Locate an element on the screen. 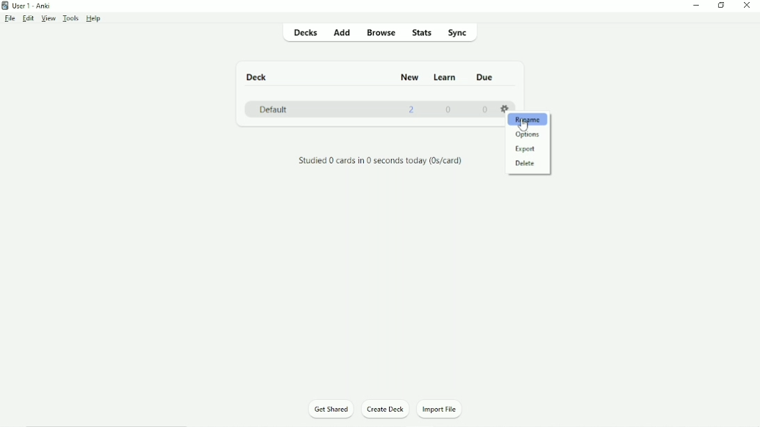 The image size is (760, 427). Delete is located at coordinates (526, 164).